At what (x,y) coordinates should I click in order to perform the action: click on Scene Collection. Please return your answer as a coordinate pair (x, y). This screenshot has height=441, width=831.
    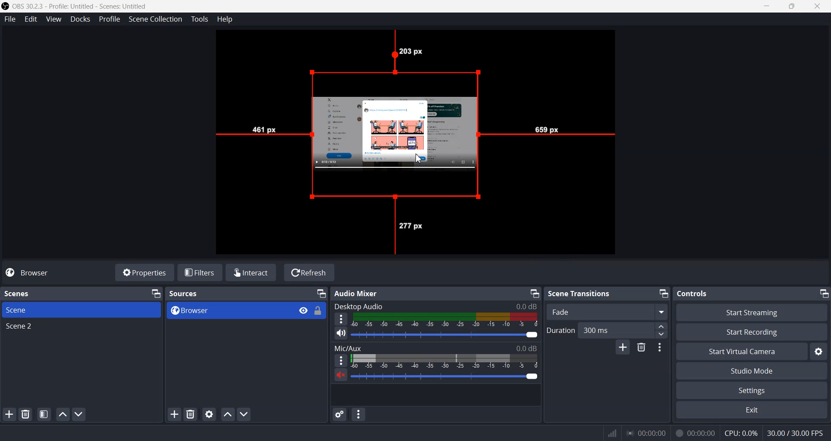
    Looking at the image, I should click on (155, 19).